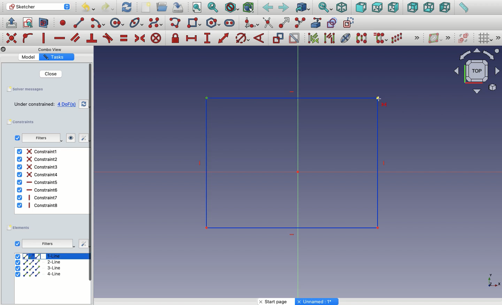  I want to click on Bounding Box, so click(248, 8).